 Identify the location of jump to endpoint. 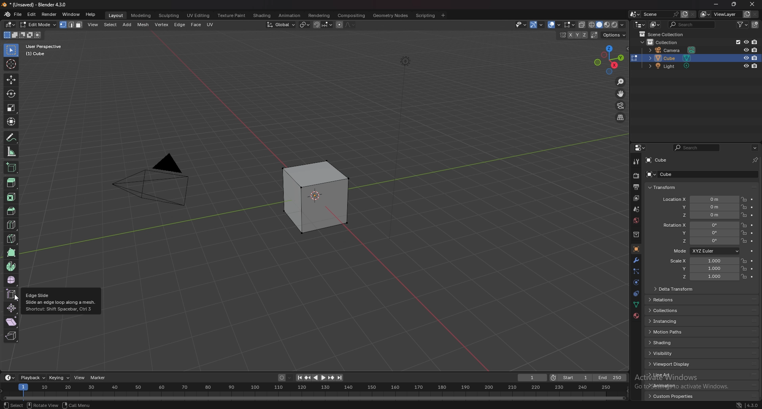
(340, 378).